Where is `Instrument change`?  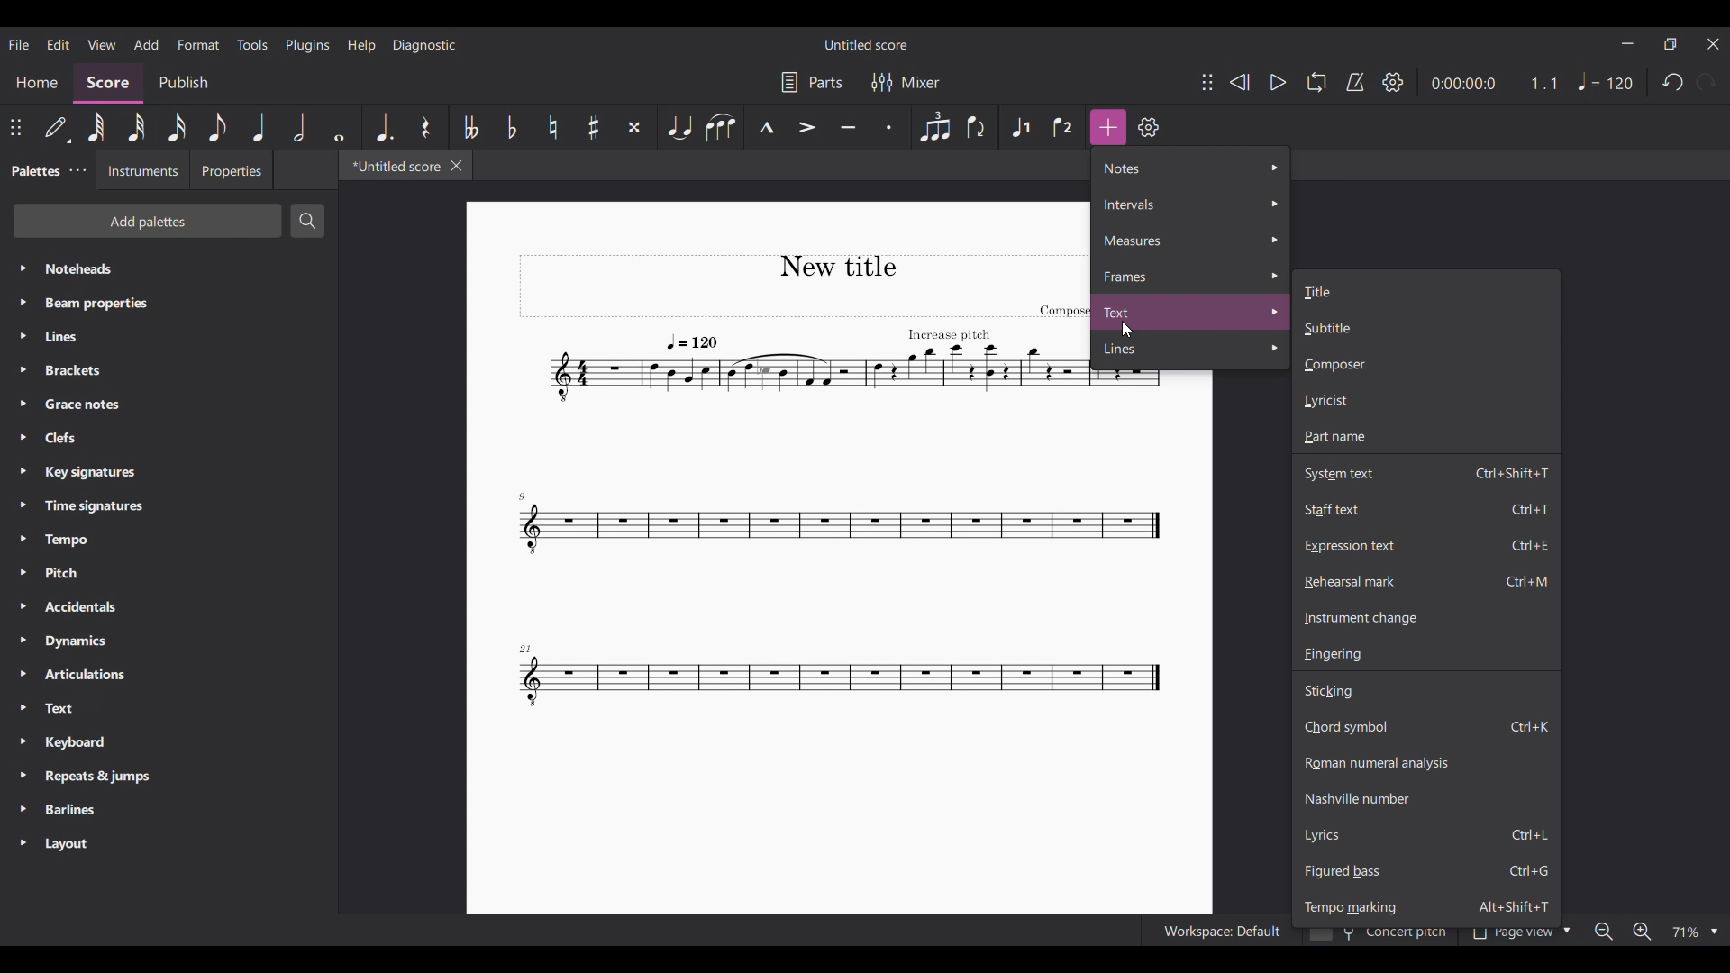
Instrument change is located at coordinates (1425, 617).